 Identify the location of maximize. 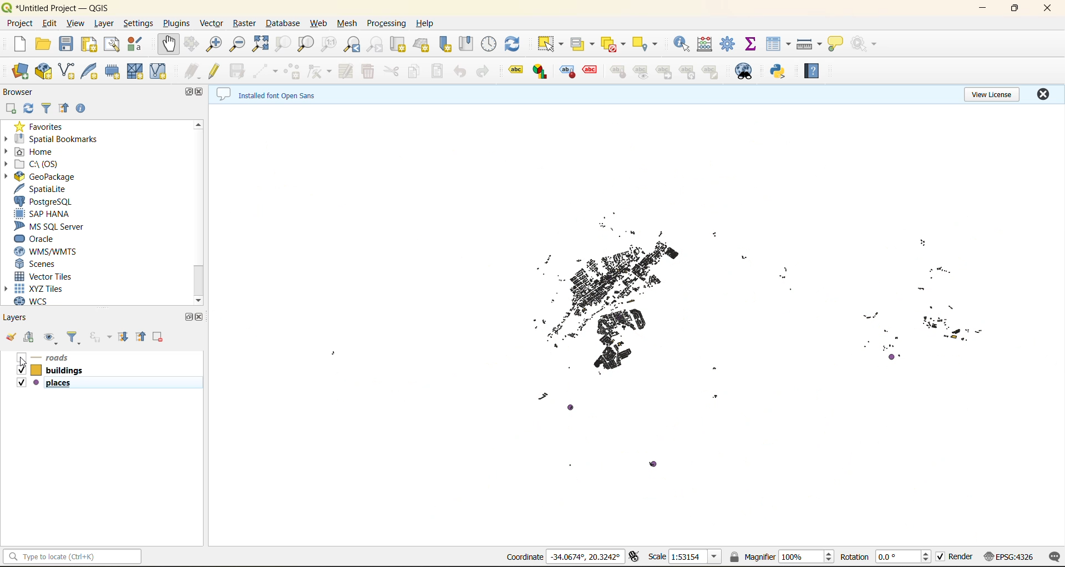
(190, 93).